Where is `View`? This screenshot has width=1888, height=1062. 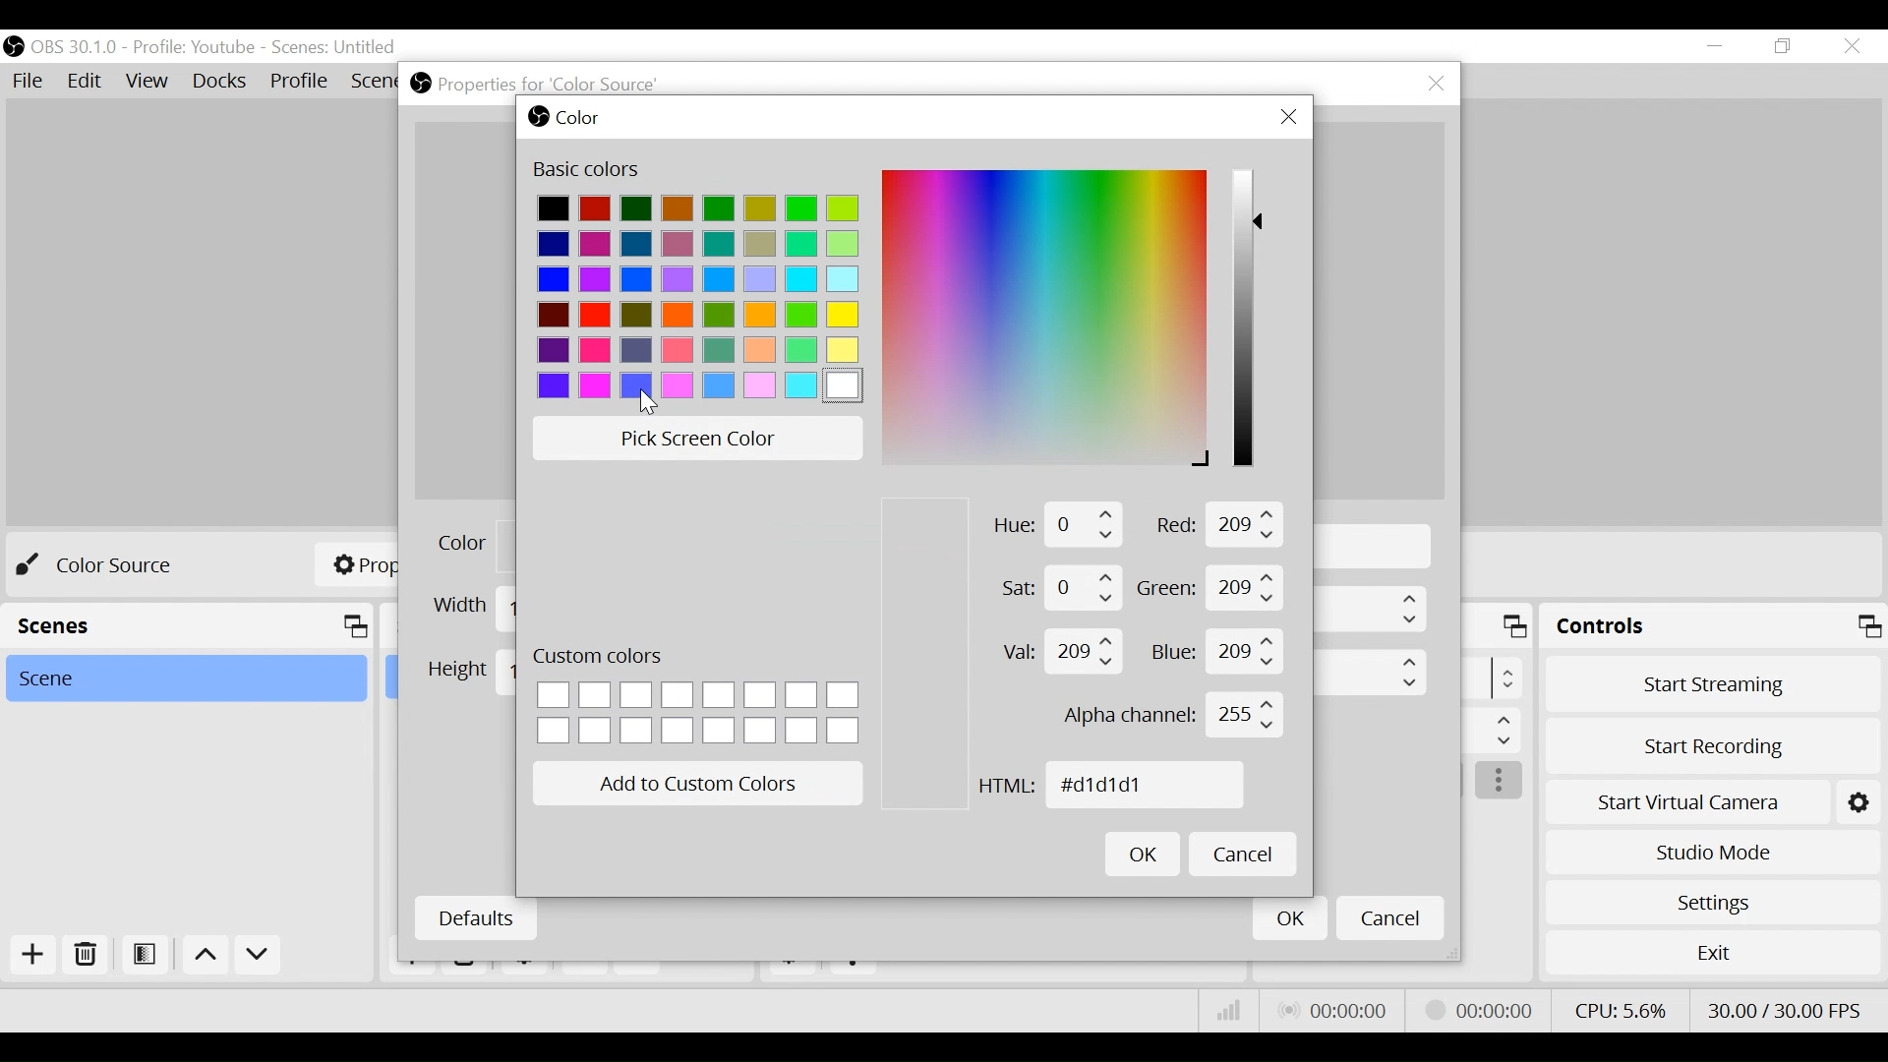
View is located at coordinates (146, 81).